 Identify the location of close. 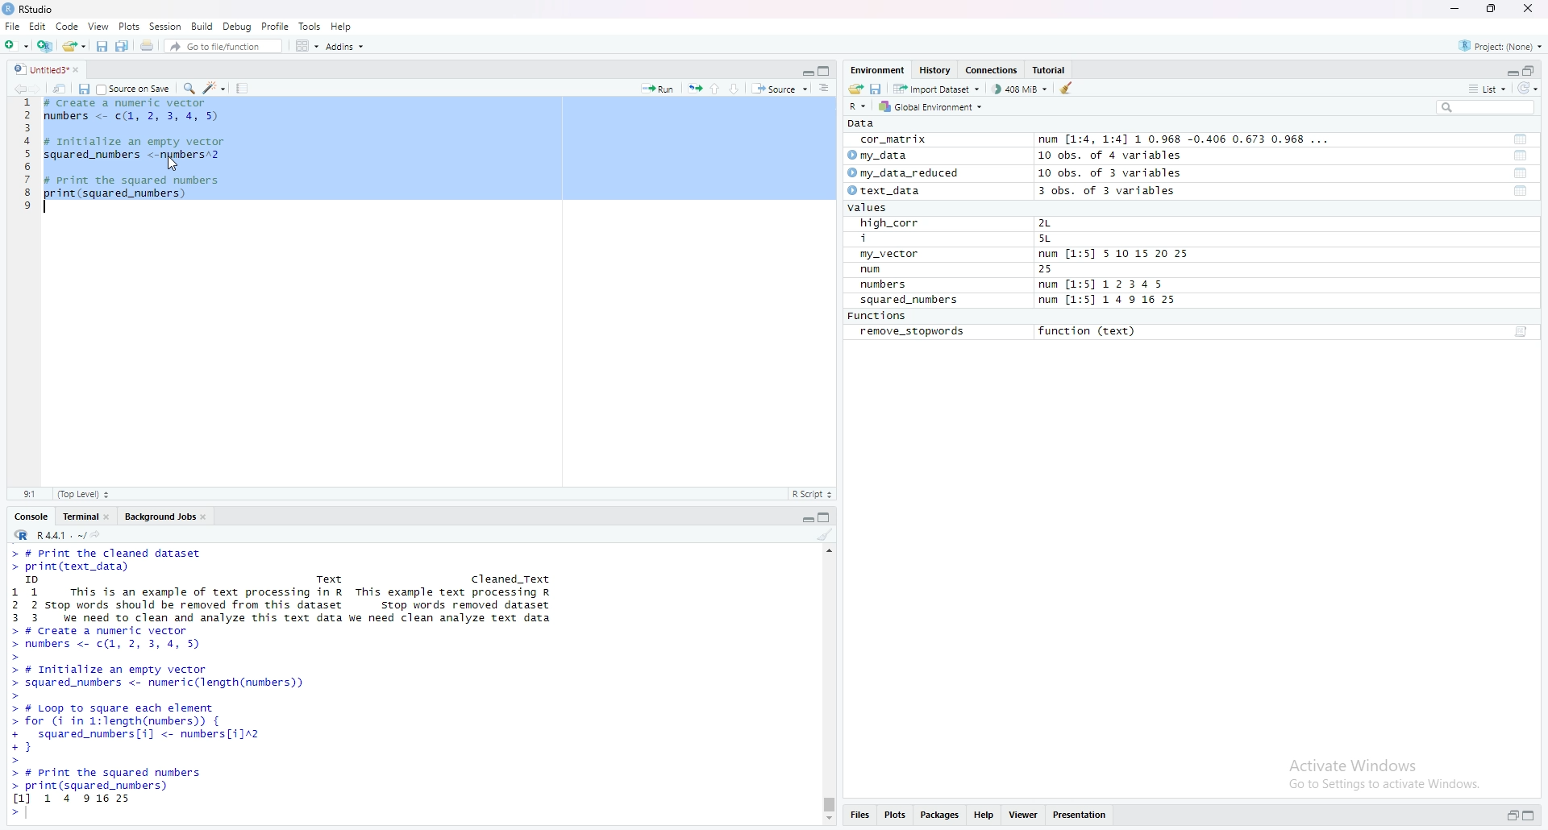
(207, 515).